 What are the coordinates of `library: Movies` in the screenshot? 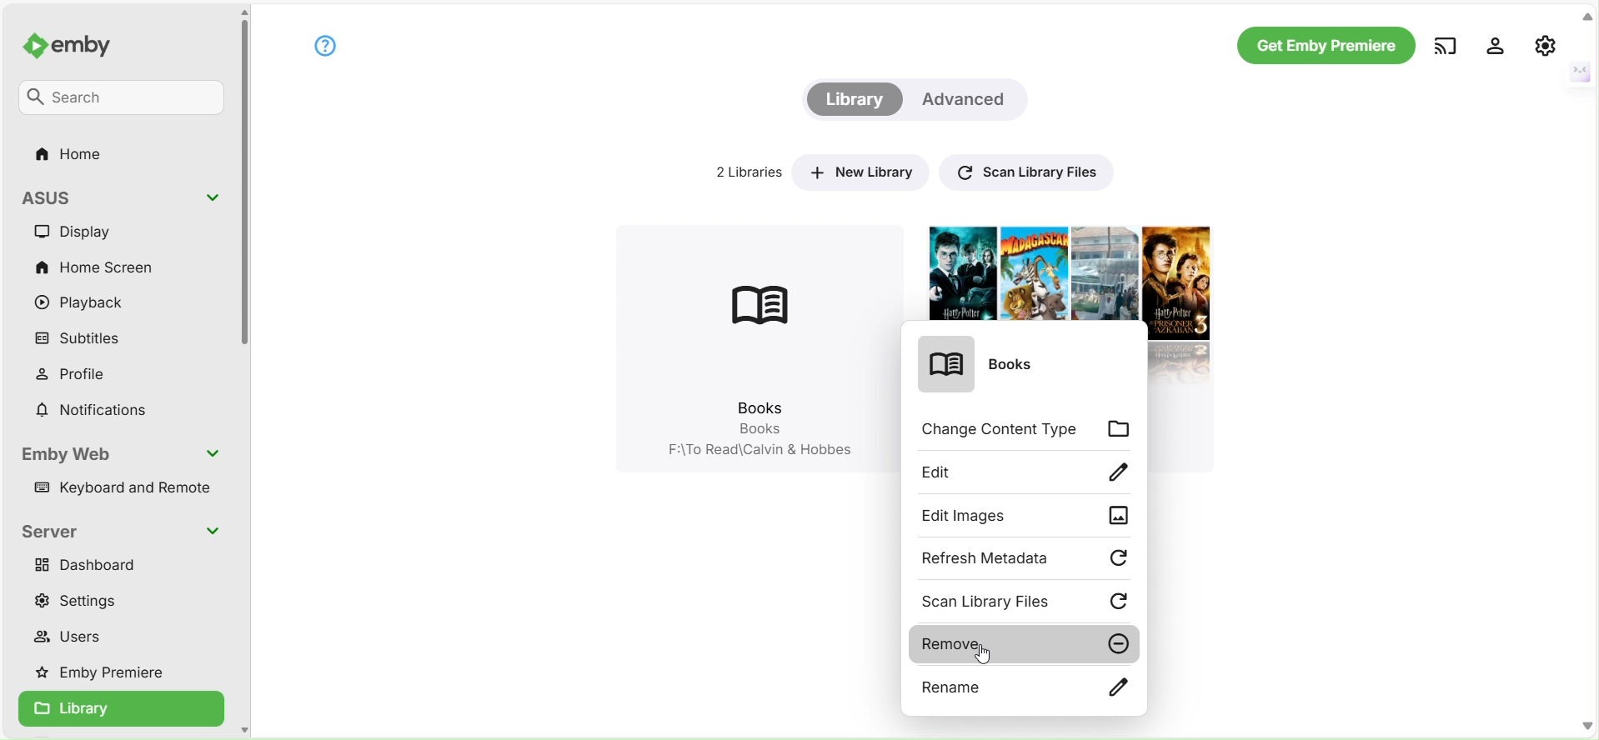 It's located at (1063, 270).